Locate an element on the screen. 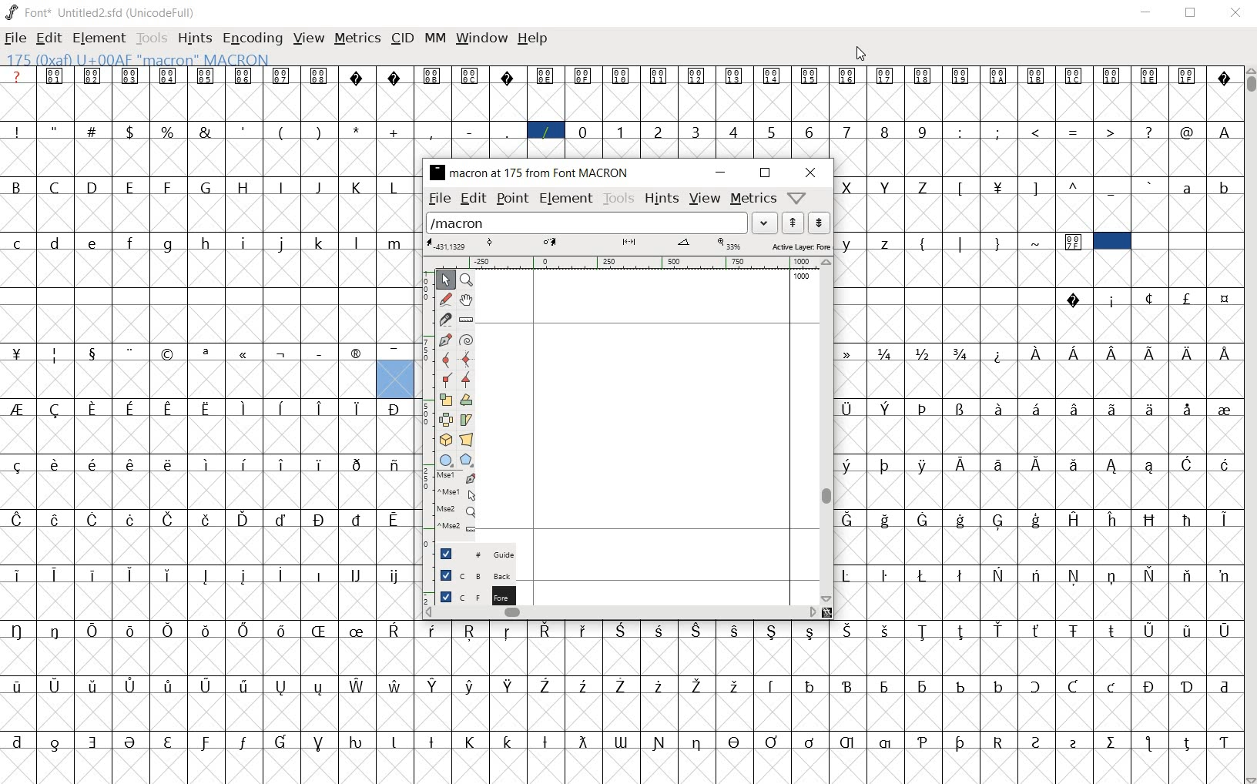 This screenshot has width=1257, height=784. Symbol is located at coordinates (510, 742).